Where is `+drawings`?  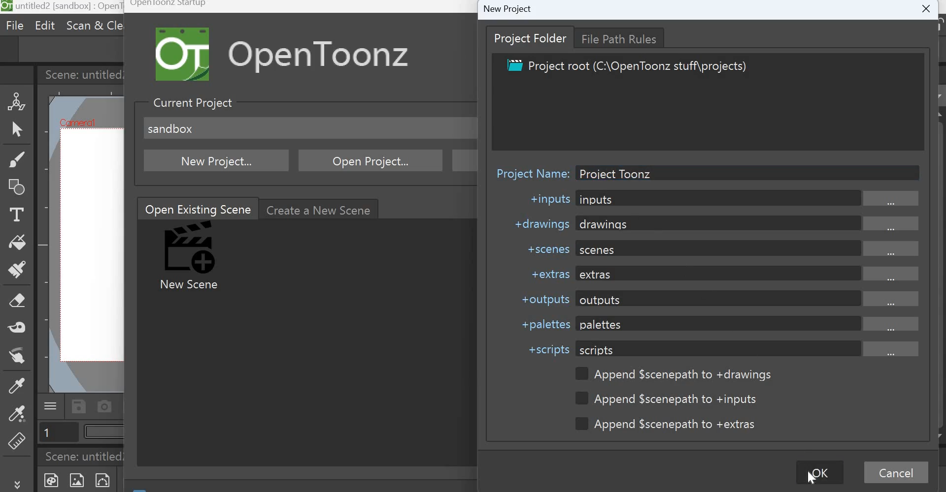
+drawings is located at coordinates (539, 223).